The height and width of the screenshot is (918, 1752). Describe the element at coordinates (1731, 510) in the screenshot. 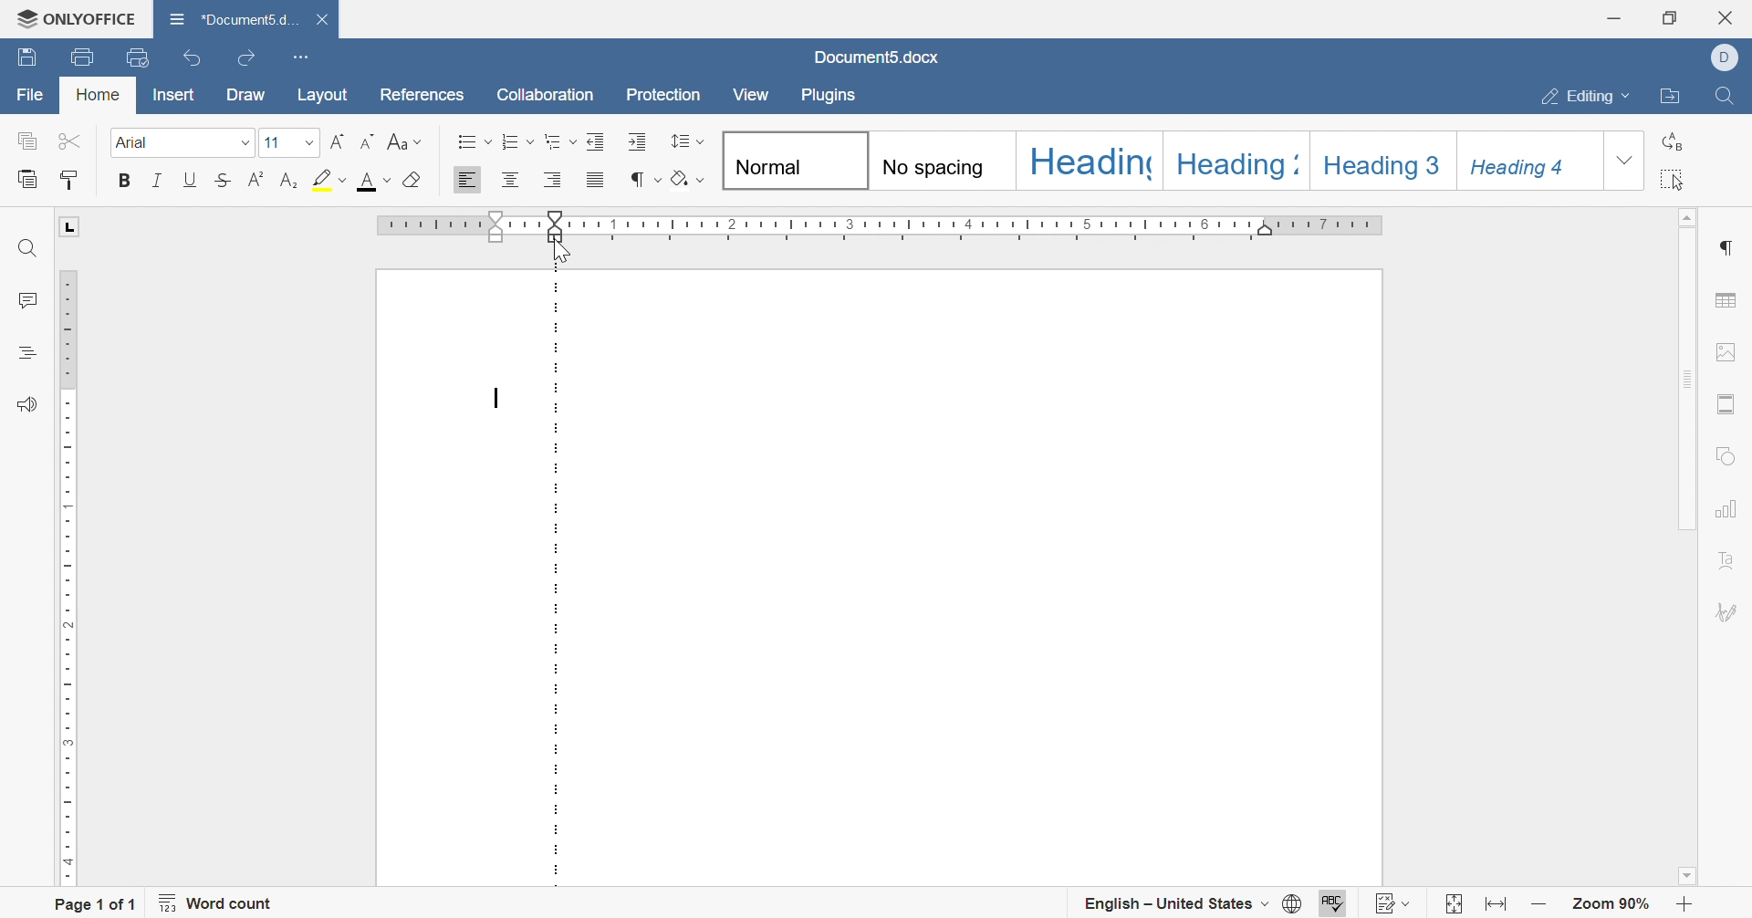

I see `chart settings` at that location.